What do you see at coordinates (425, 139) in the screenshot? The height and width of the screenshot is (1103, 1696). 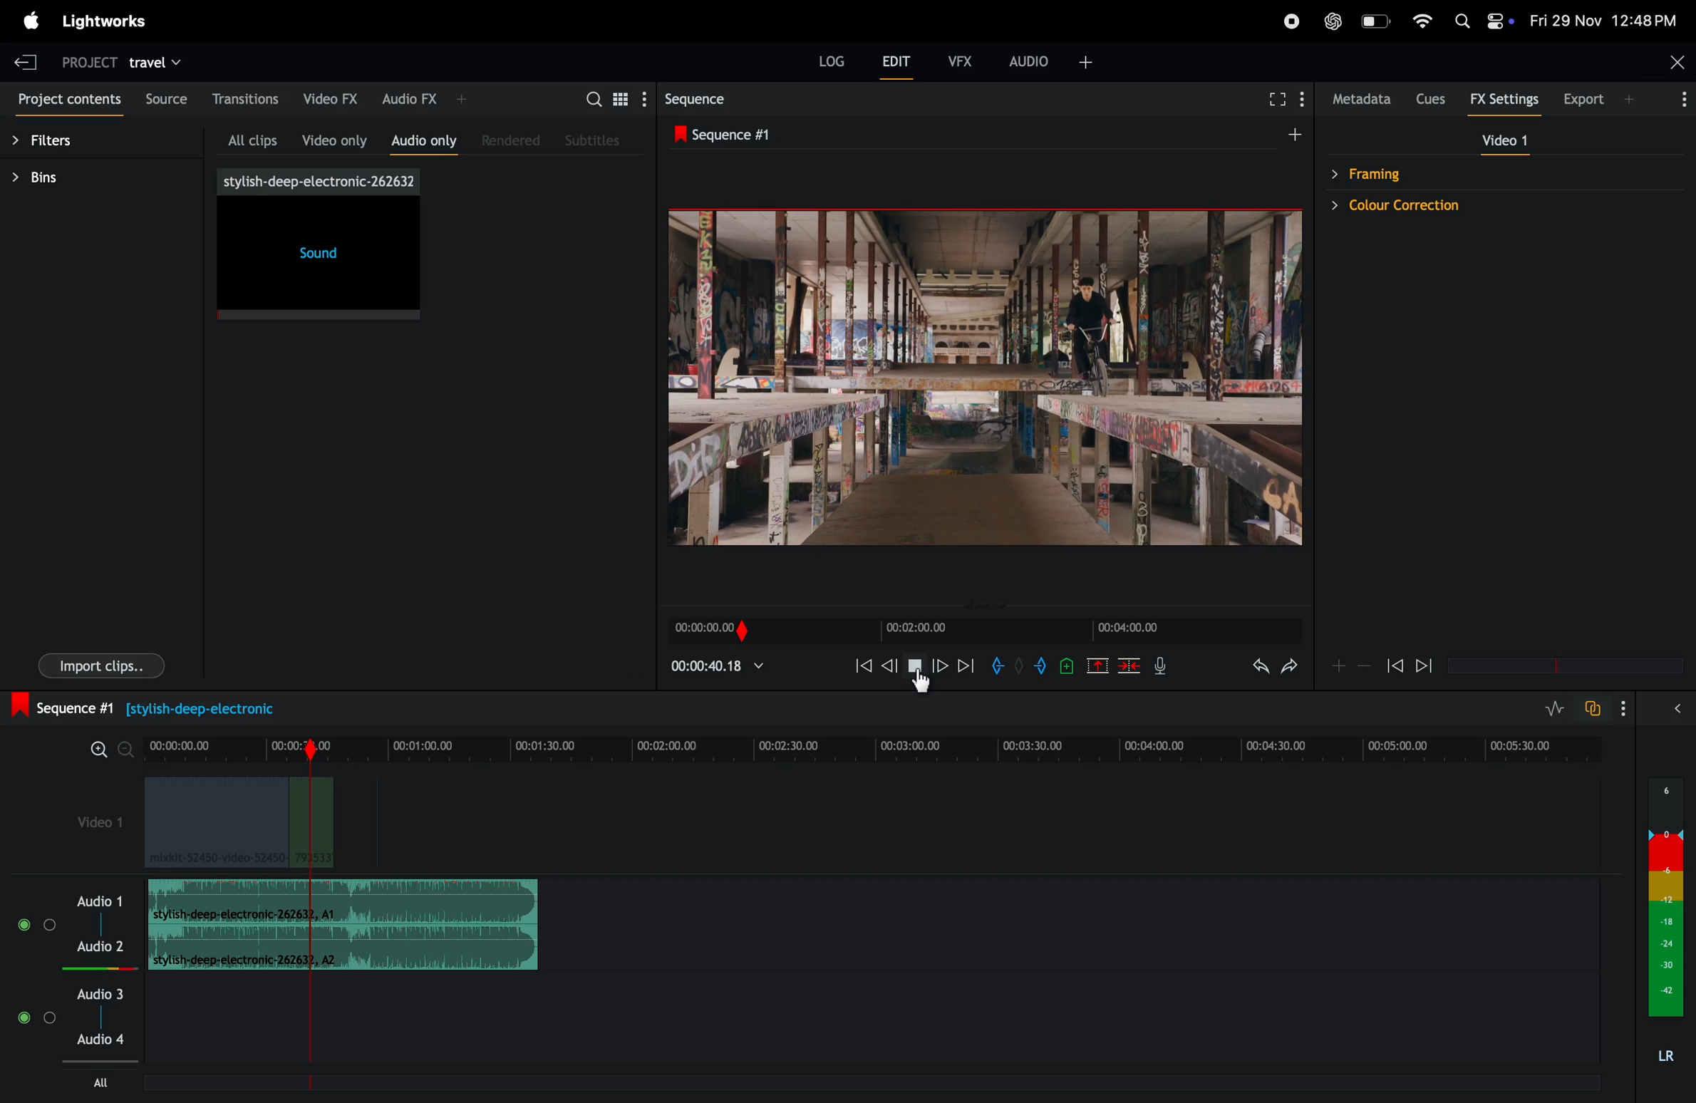 I see `audio only` at bounding box center [425, 139].